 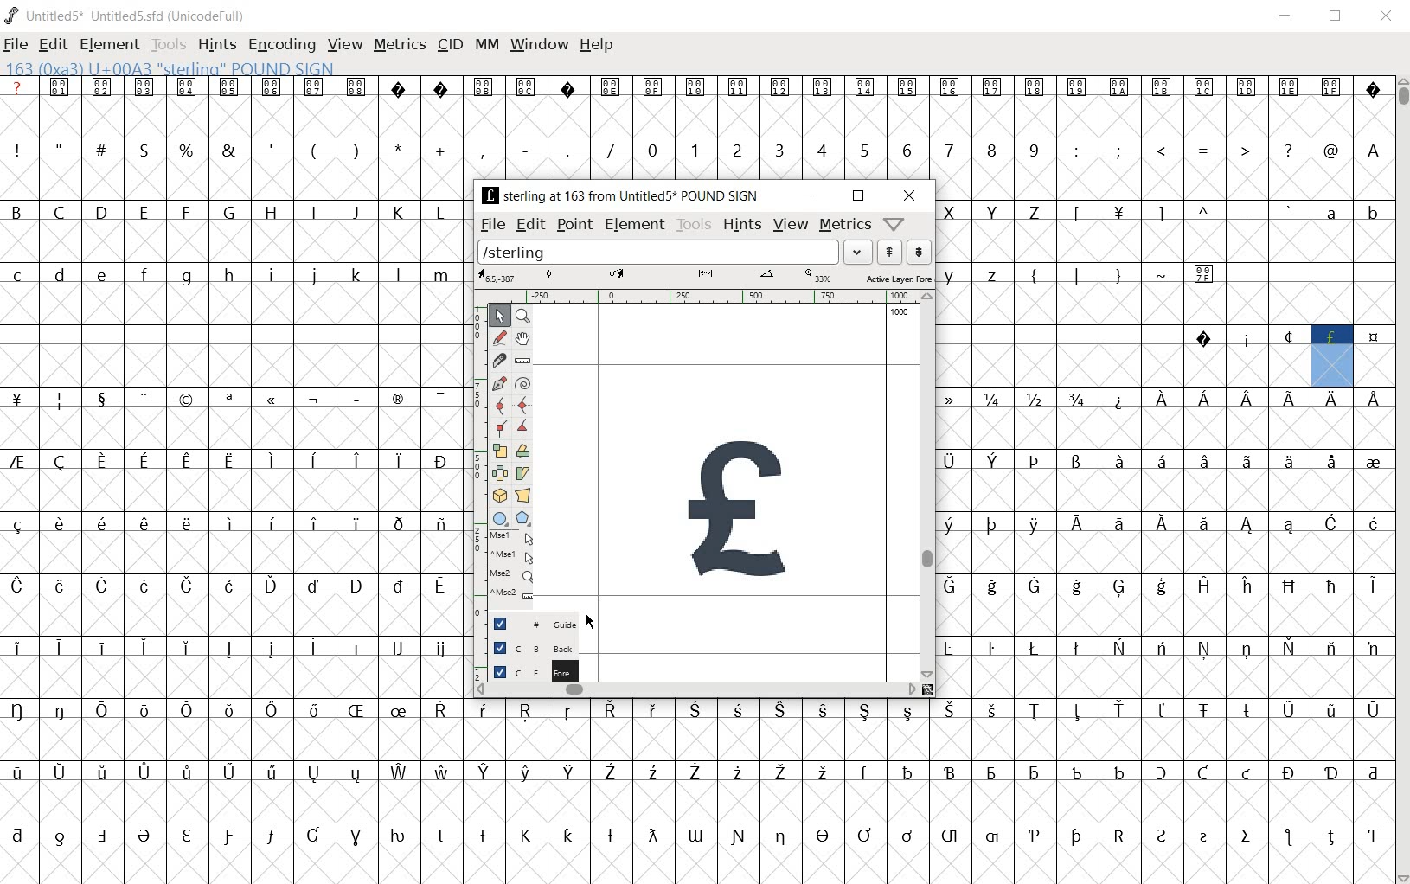 I want to click on Symbol, so click(x=1033, y=772).